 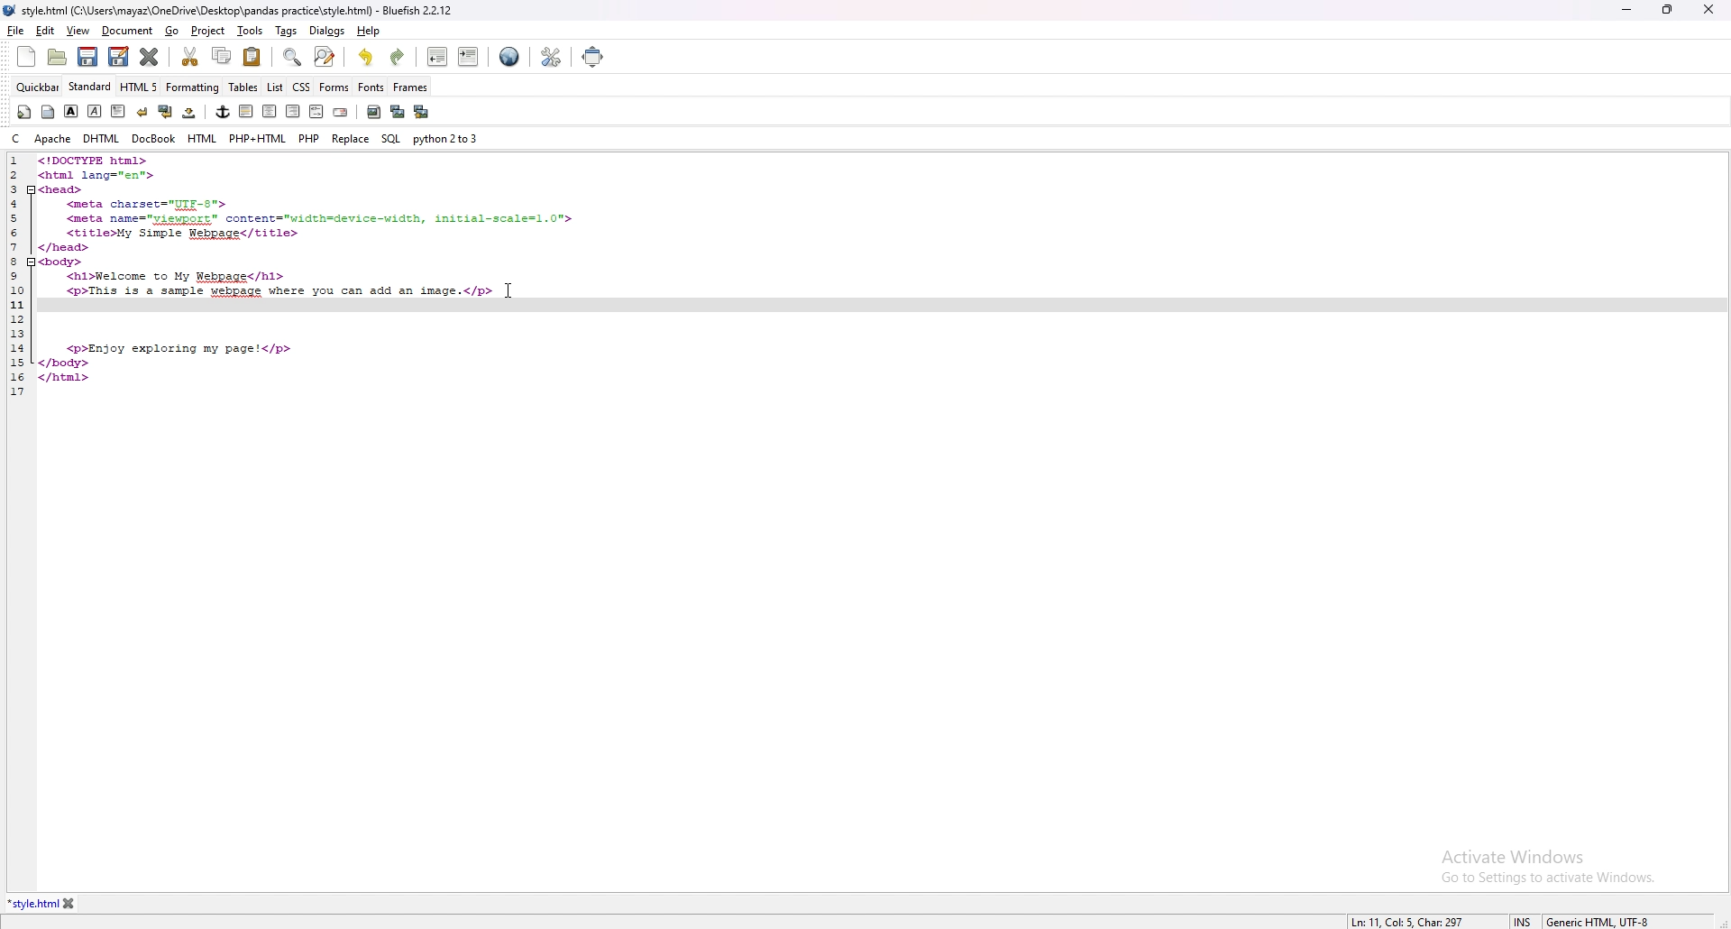 I want to click on list, so click(x=275, y=88).